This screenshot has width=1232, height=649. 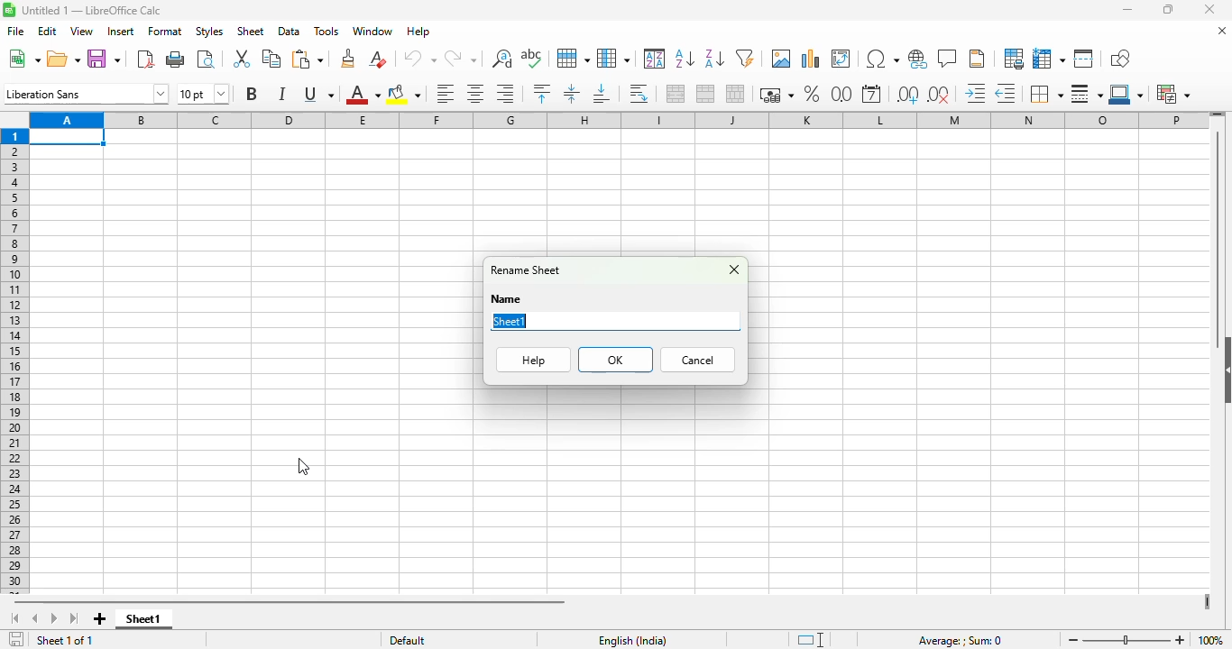 I want to click on border style, so click(x=1087, y=95).